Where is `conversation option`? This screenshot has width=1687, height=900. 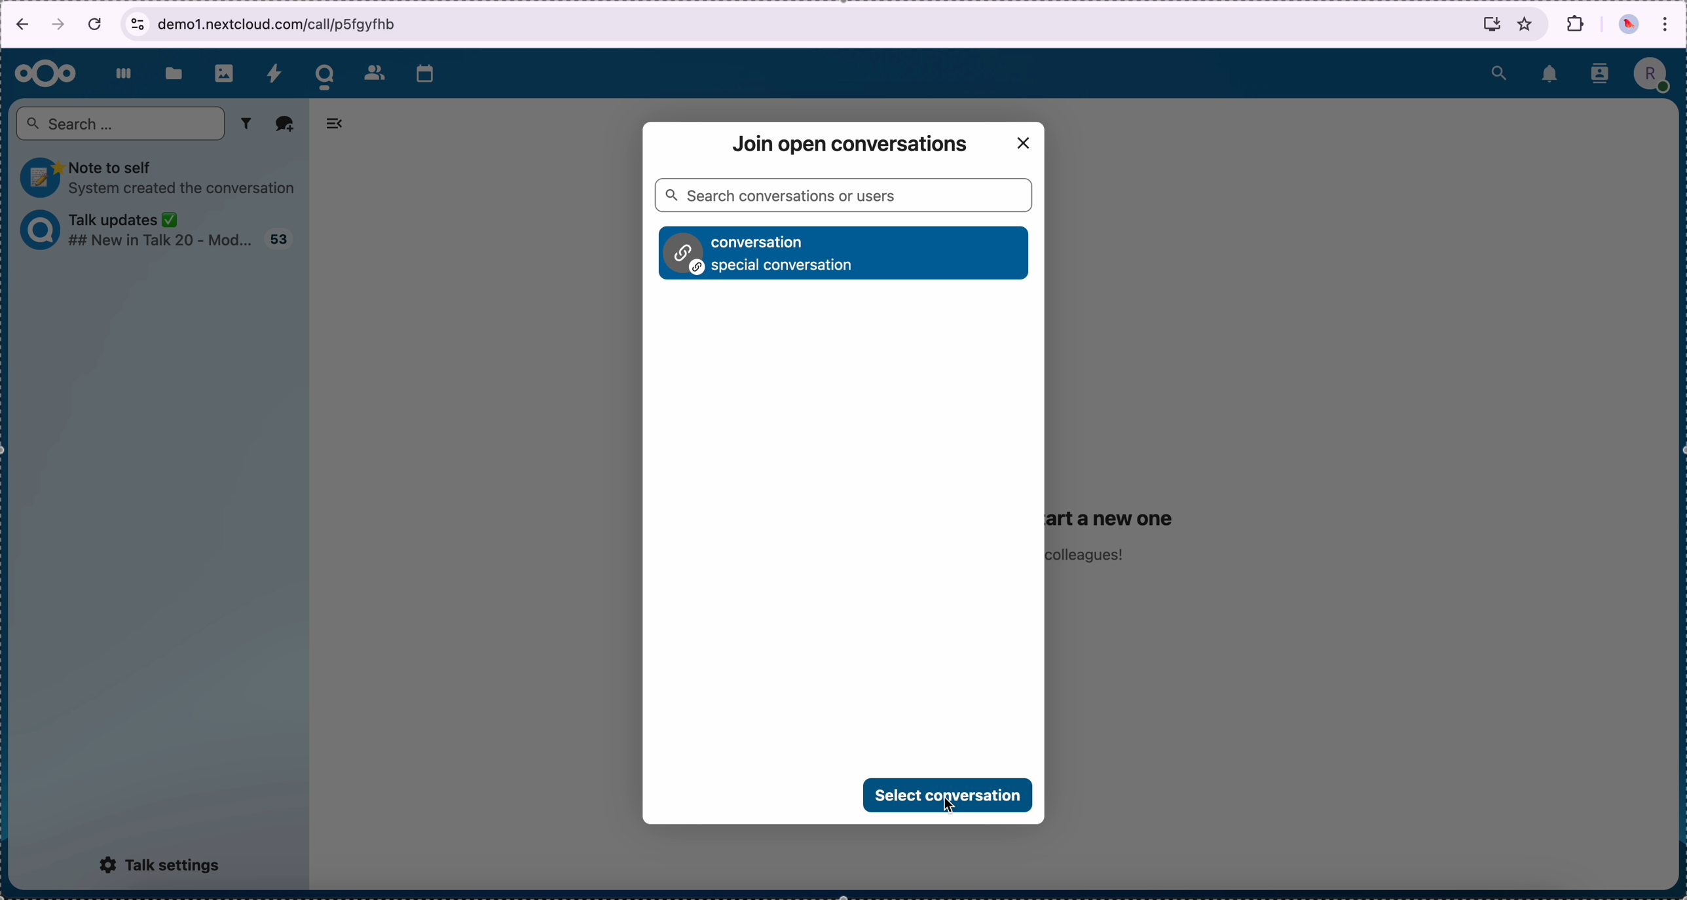
conversation option is located at coordinates (845, 254).